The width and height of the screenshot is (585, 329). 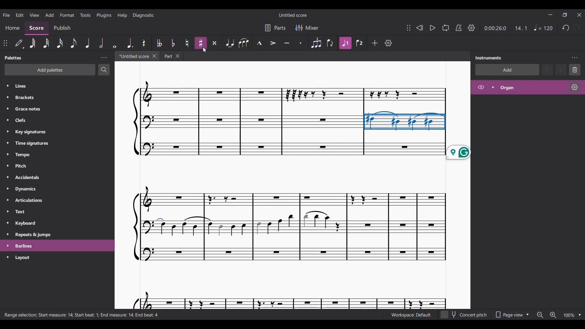 I want to click on Default, so click(x=19, y=43).